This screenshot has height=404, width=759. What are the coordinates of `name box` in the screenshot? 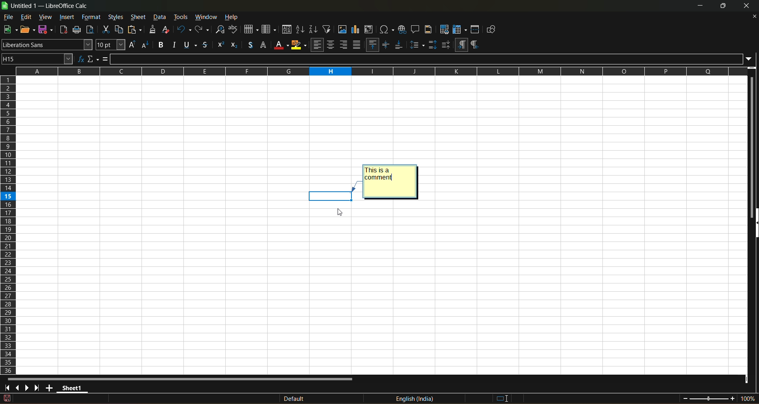 It's located at (38, 59).